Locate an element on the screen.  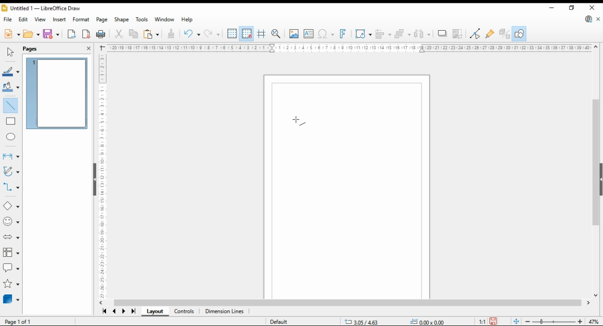
select is located at coordinates (10, 52).